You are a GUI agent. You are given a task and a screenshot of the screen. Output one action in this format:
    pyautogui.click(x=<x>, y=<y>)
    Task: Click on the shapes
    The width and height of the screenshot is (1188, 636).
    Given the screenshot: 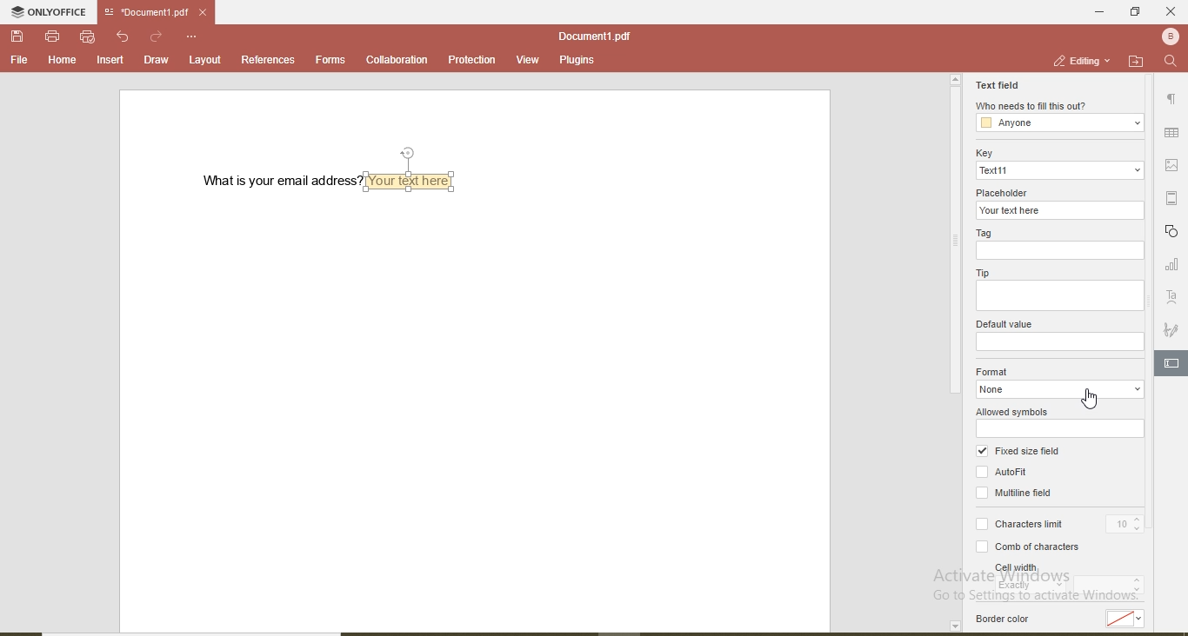 What is the action you would take?
    pyautogui.click(x=1173, y=232)
    